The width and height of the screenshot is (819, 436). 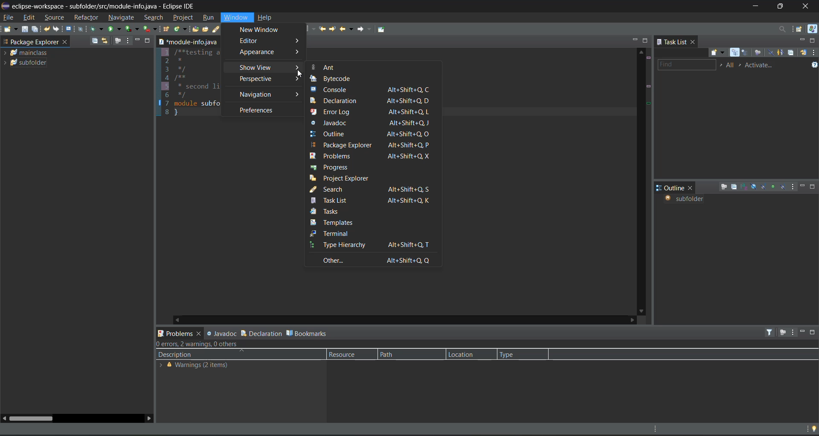 I want to click on open a terminal, so click(x=69, y=29).